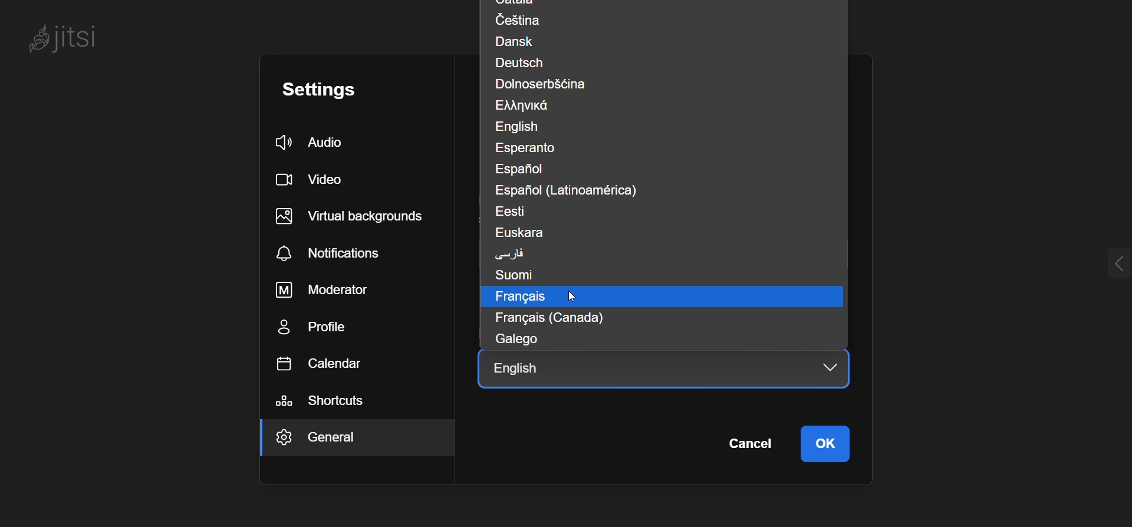 This screenshot has height=527, width=1132. What do you see at coordinates (569, 189) in the screenshot?
I see `Espariol (Latinoamérica)` at bounding box center [569, 189].